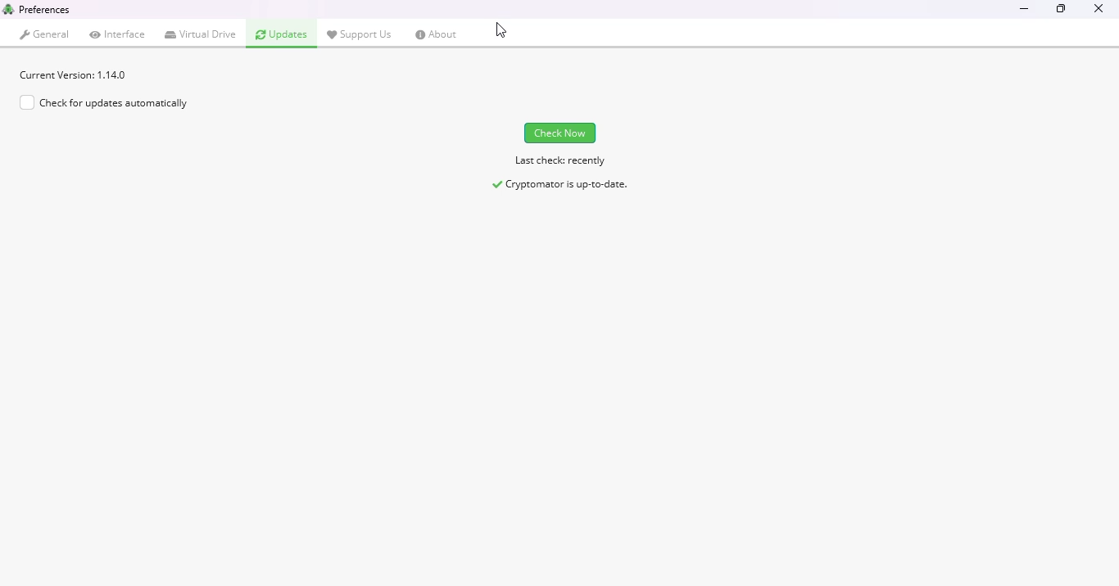 The height and width of the screenshot is (586, 1119). What do you see at coordinates (560, 133) in the screenshot?
I see `check now` at bounding box center [560, 133].